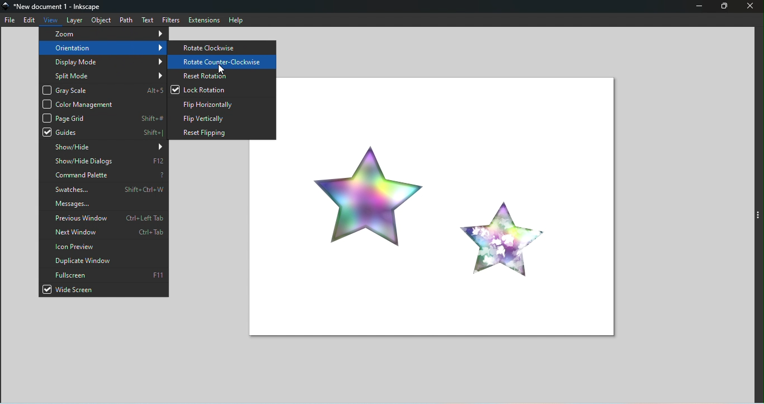 This screenshot has height=404, width=764. I want to click on Object, so click(101, 20).